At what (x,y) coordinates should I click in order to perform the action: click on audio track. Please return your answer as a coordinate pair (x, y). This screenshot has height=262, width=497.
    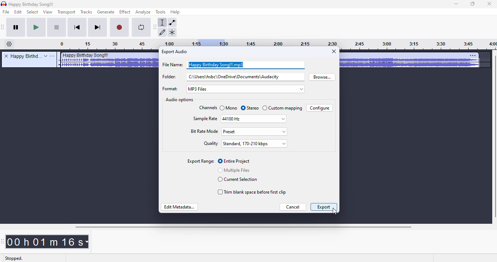
    Looking at the image, I should click on (411, 60).